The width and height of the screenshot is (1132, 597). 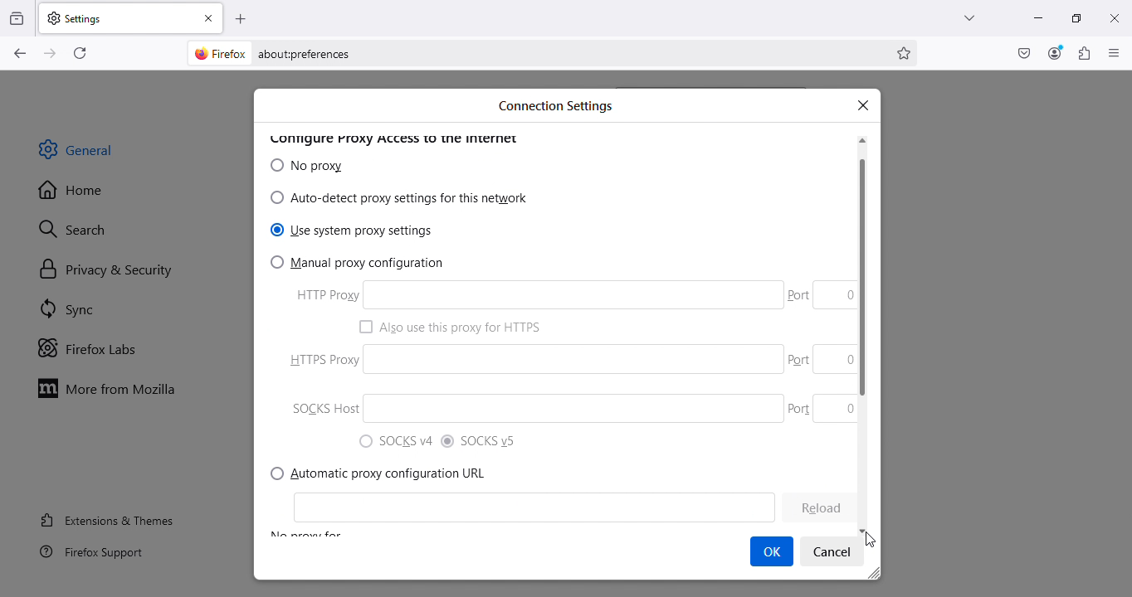 What do you see at coordinates (964, 17) in the screenshot?
I see `List all tabs` at bounding box center [964, 17].